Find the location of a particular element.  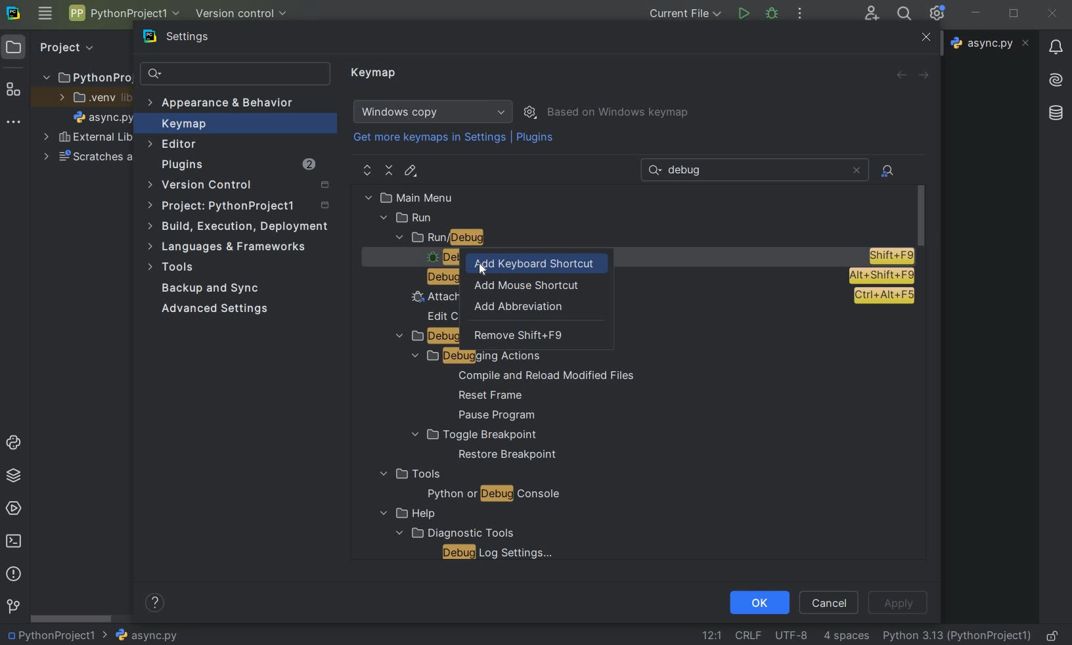

based on windows keymap is located at coordinates (619, 113).